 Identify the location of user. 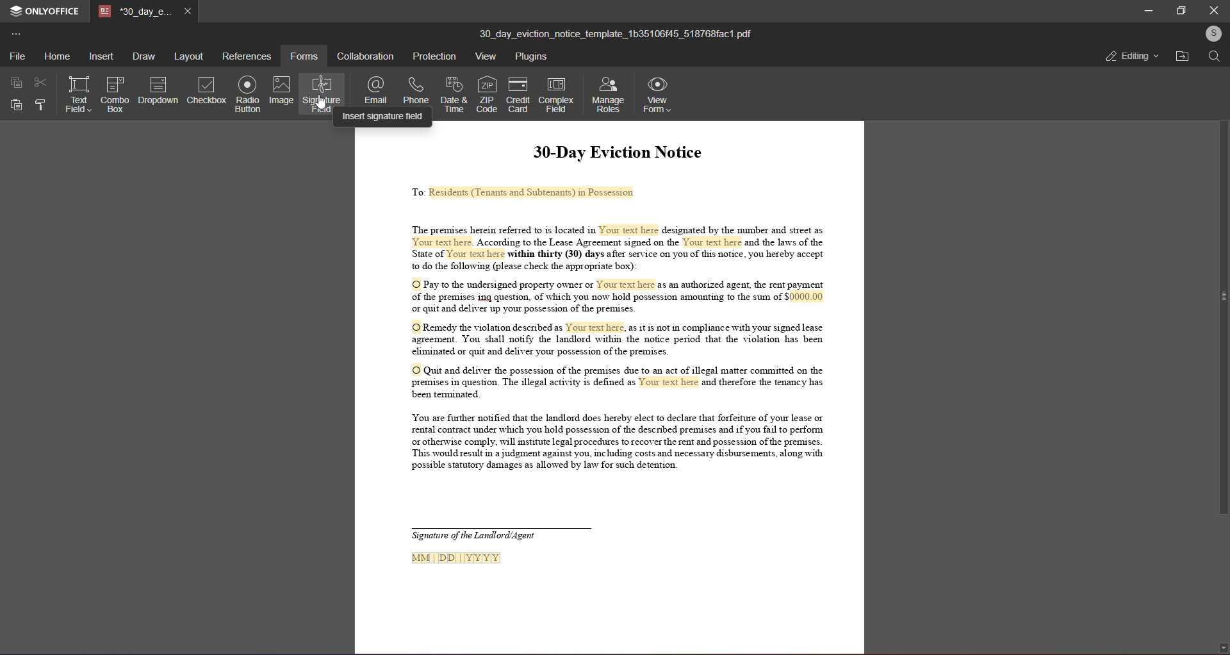
(1213, 33).